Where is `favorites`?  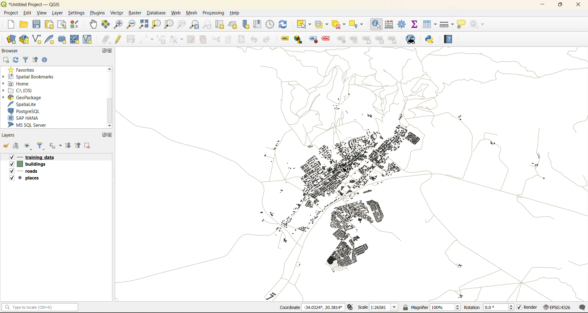 favorites is located at coordinates (23, 69).